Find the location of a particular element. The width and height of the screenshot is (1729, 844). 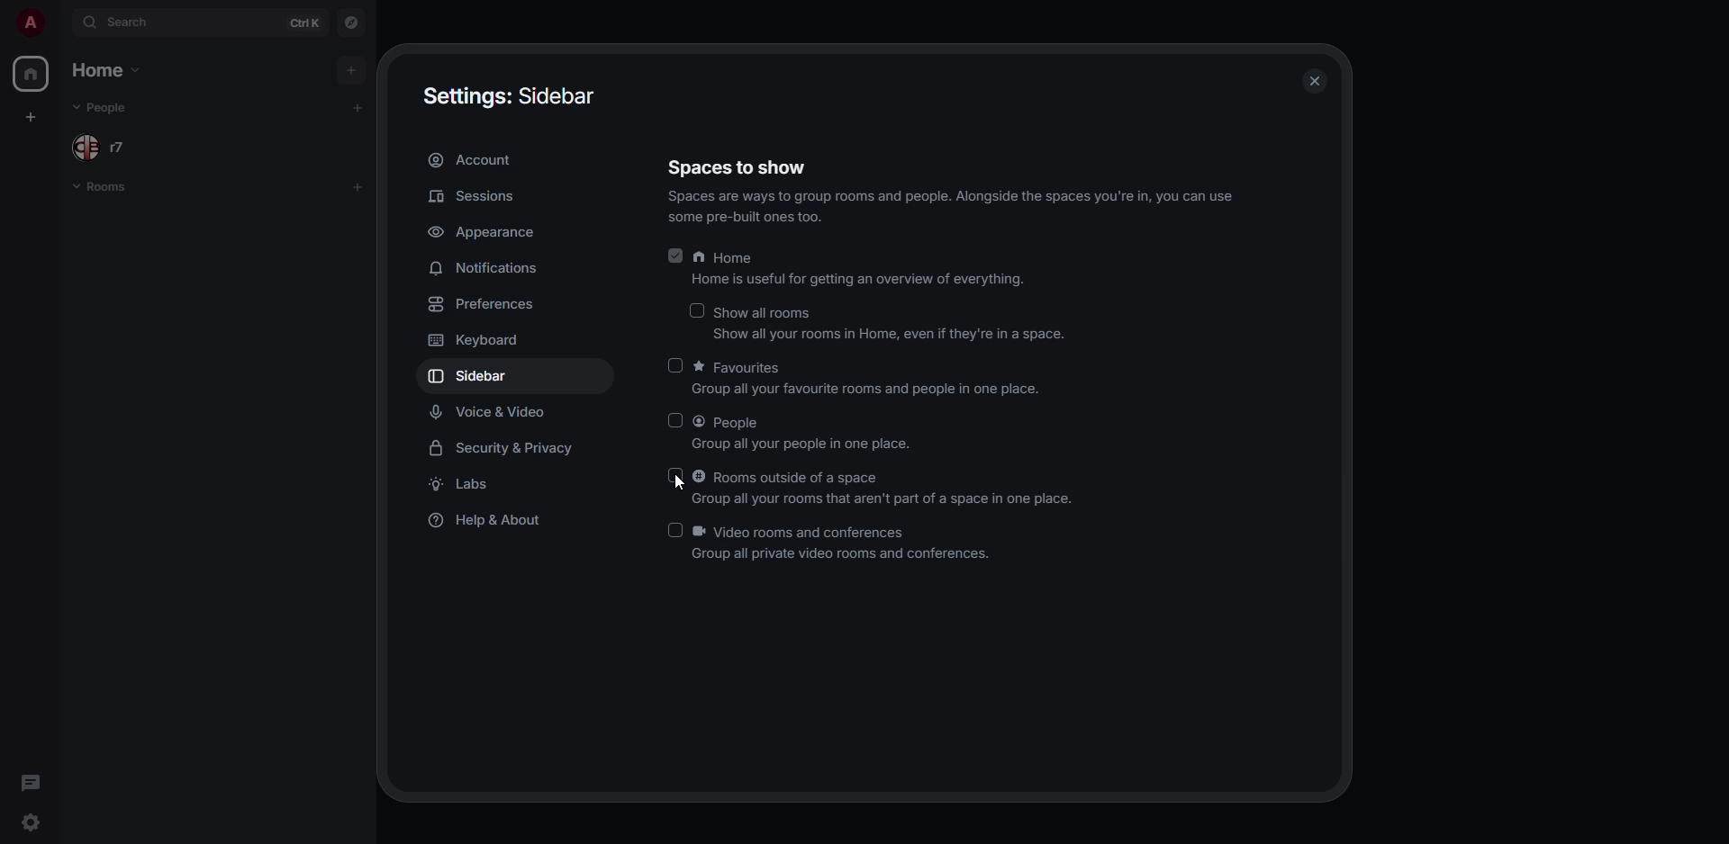

people is located at coordinates (806, 434).